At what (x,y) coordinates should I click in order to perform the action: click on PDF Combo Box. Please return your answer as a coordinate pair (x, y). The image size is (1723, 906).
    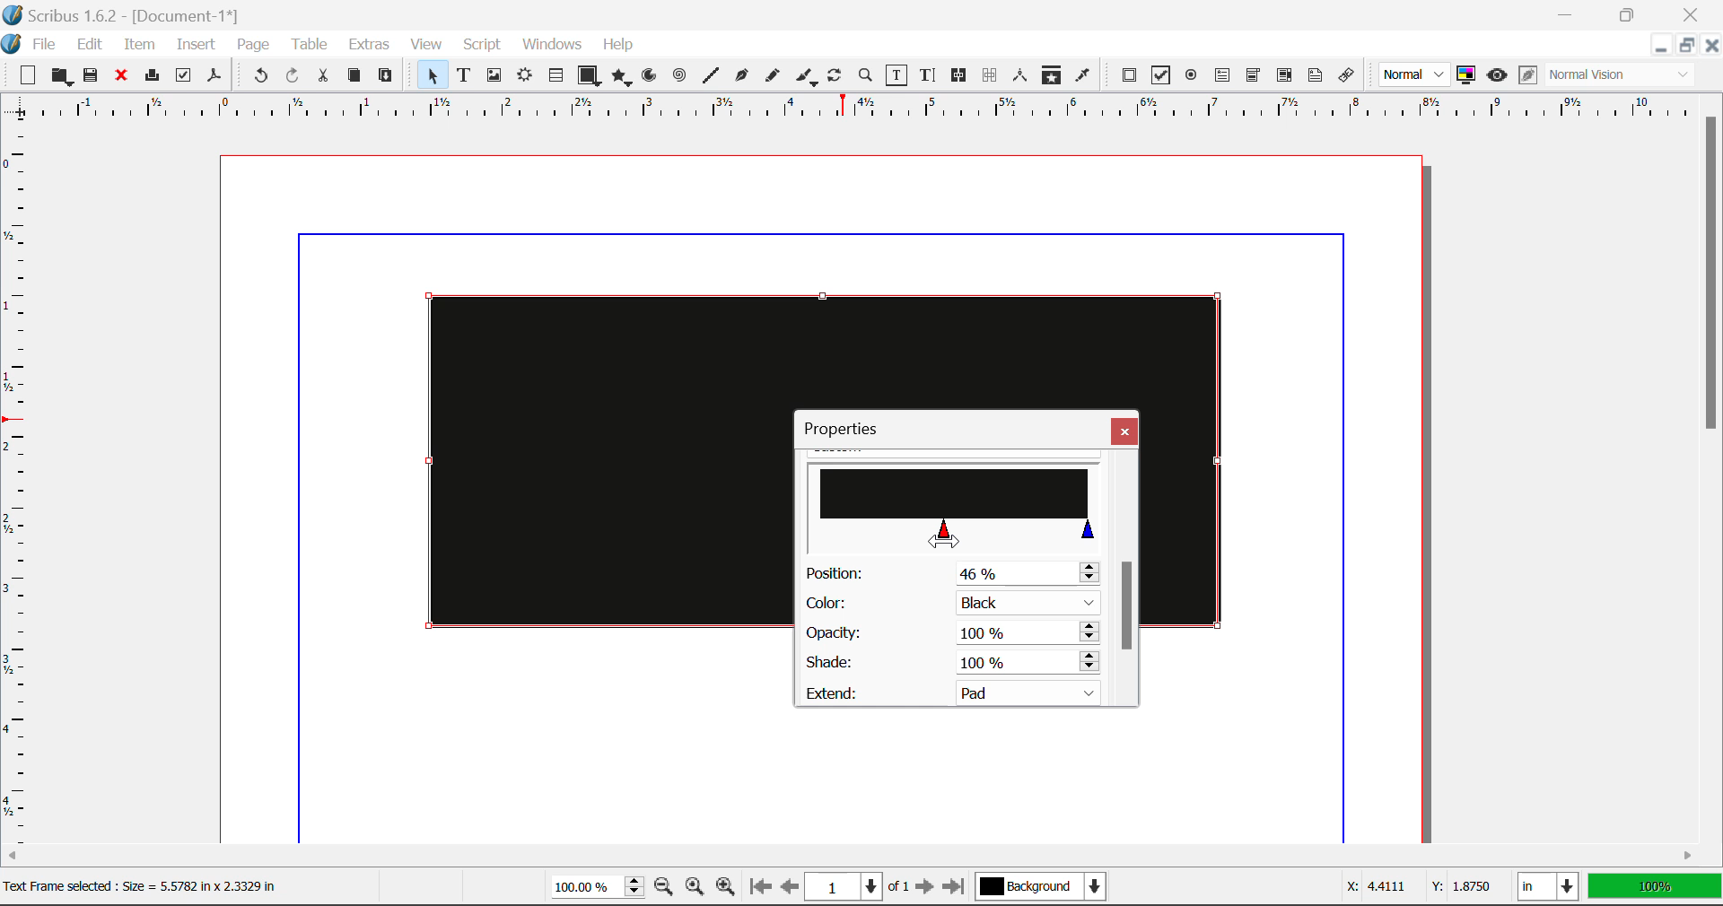
    Looking at the image, I should click on (1253, 78).